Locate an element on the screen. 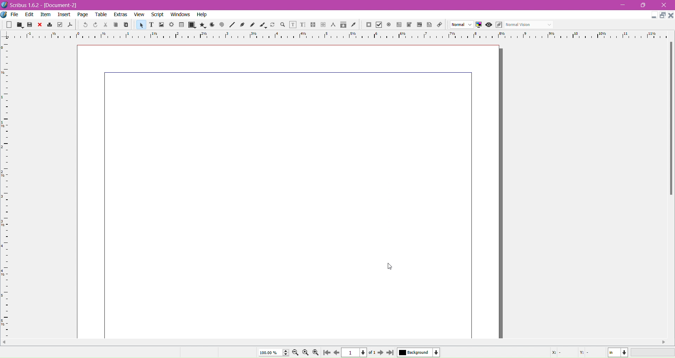 The width and height of the screenshot is (675, 358). icon is located at coordinates (71, 25).